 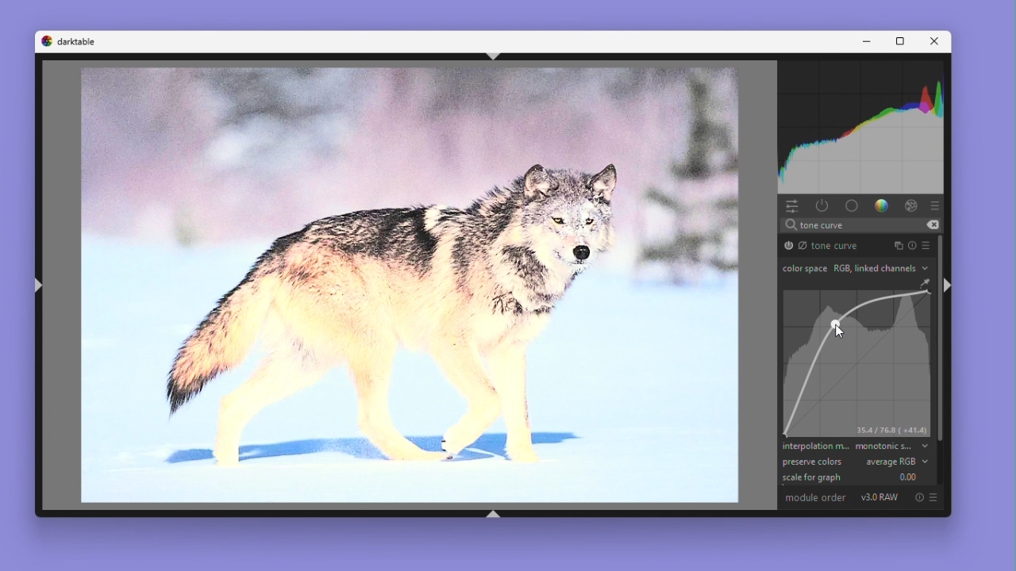 I want to click on shift+ctrl+l, so click(x=39, y=285).